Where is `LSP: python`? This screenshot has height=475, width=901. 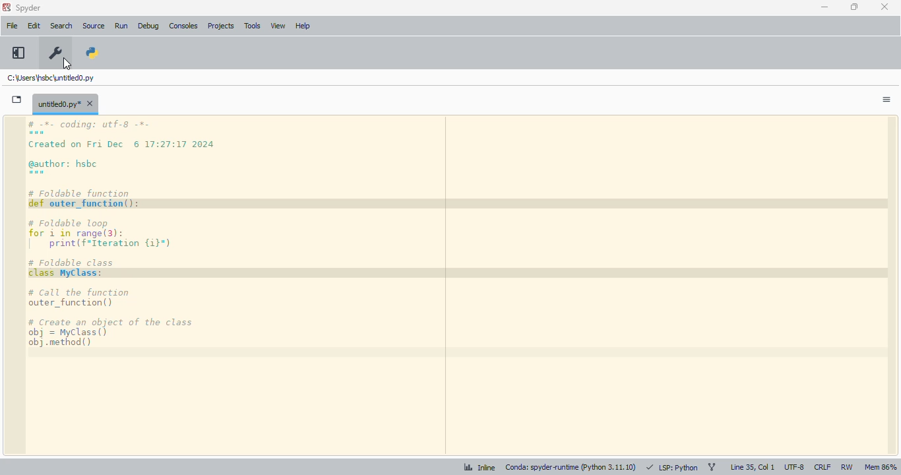
LSP: python is located at coordinates (672, 467).